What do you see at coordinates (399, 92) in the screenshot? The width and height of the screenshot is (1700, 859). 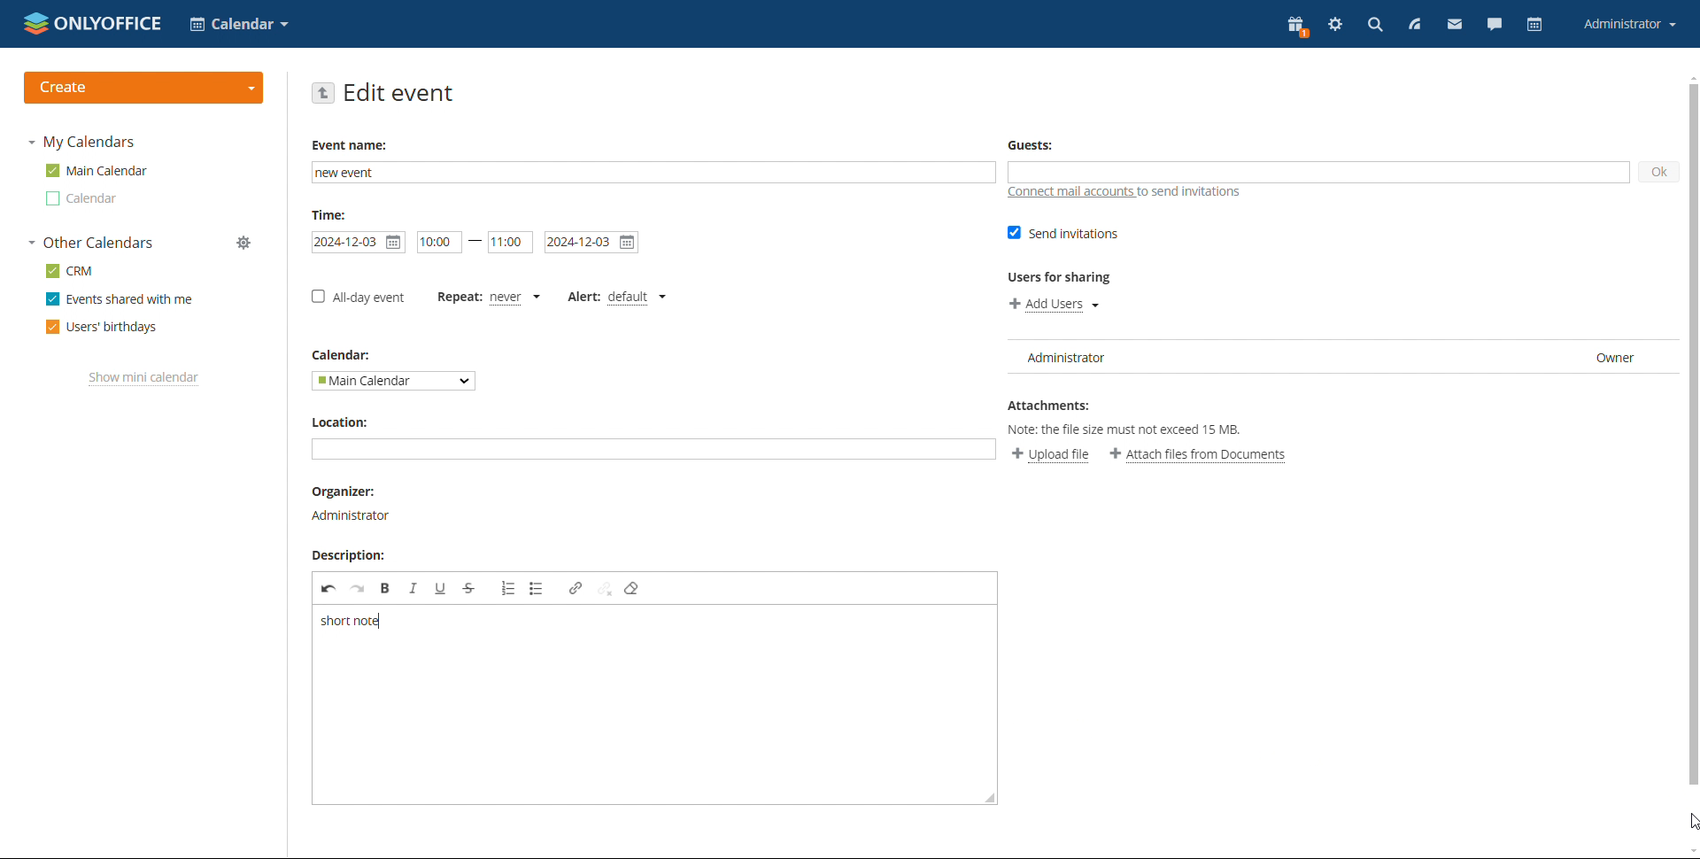 I see `edit event` at bounding box center [399, 92].